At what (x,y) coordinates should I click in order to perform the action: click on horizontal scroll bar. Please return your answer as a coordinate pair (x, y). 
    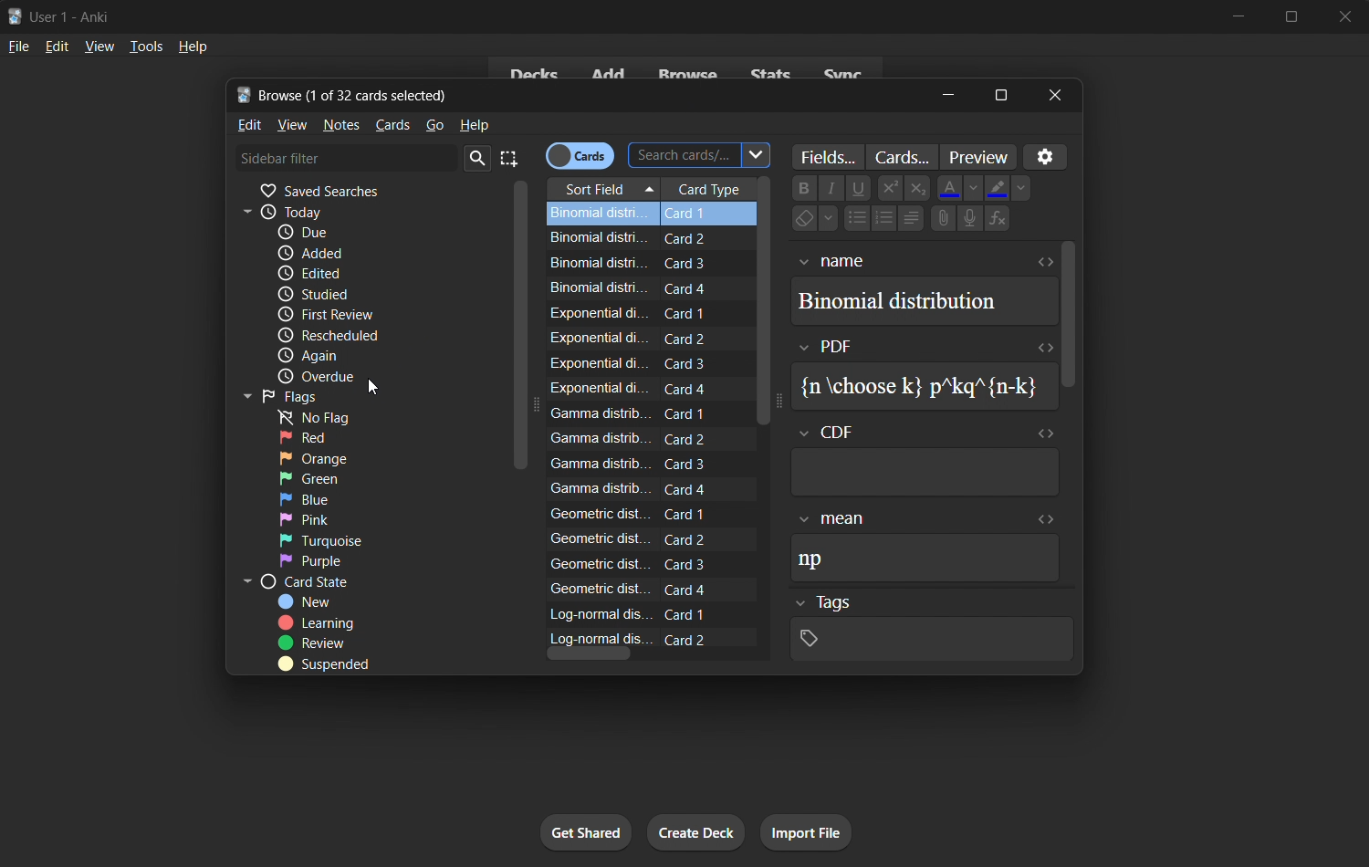
    Looking at the image, I should click on (590, 654).